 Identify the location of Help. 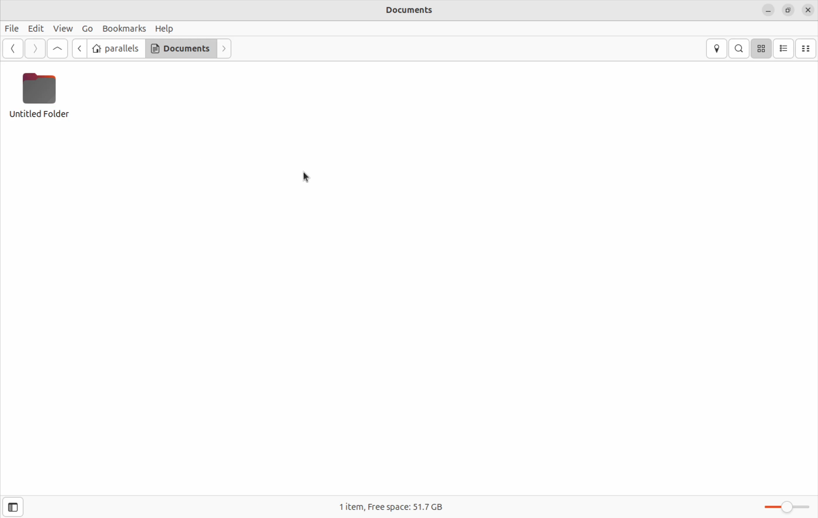
(165, 29).